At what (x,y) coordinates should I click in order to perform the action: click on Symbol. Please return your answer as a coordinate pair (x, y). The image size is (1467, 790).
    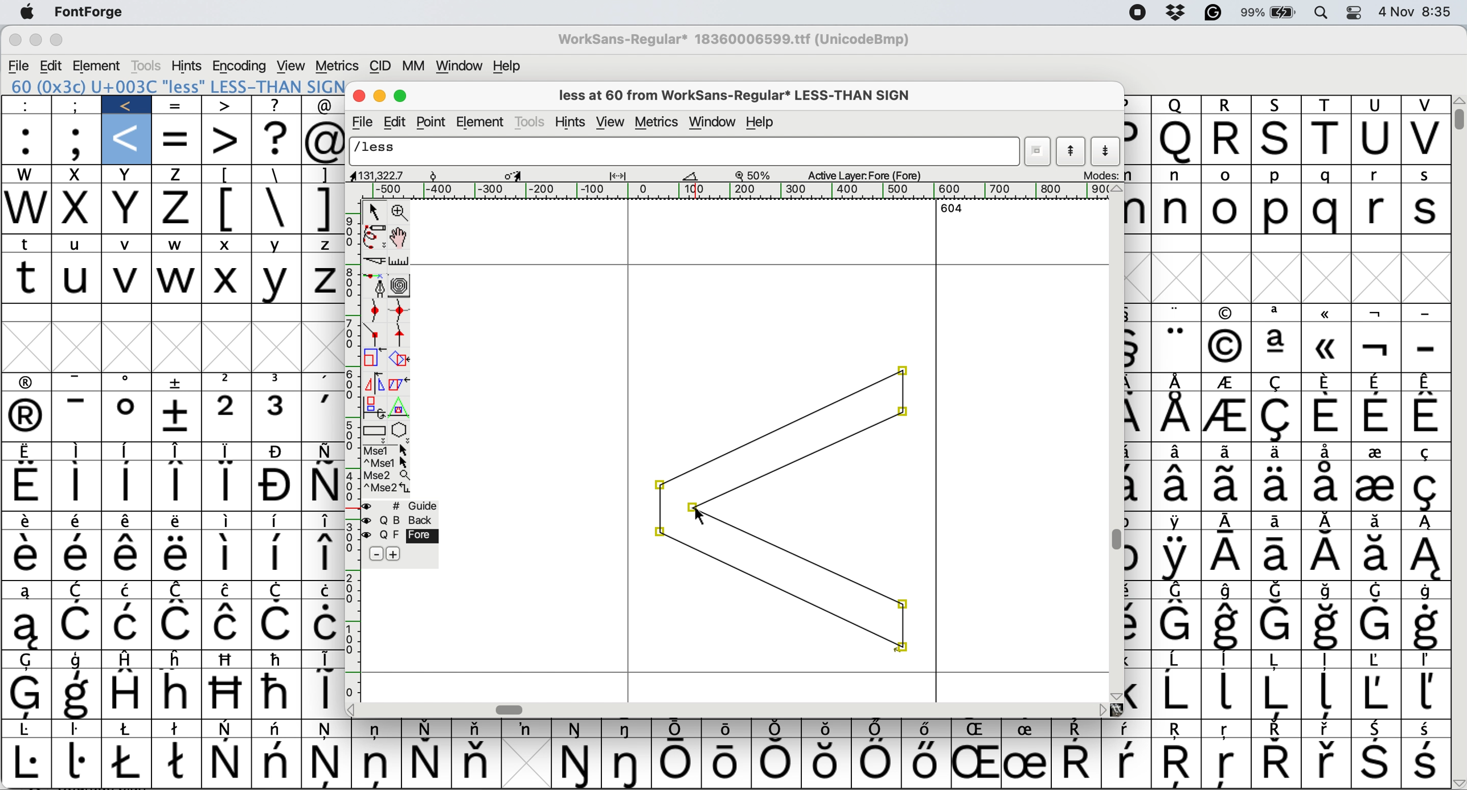
    Looking at the image, I should click on (1426, 661).